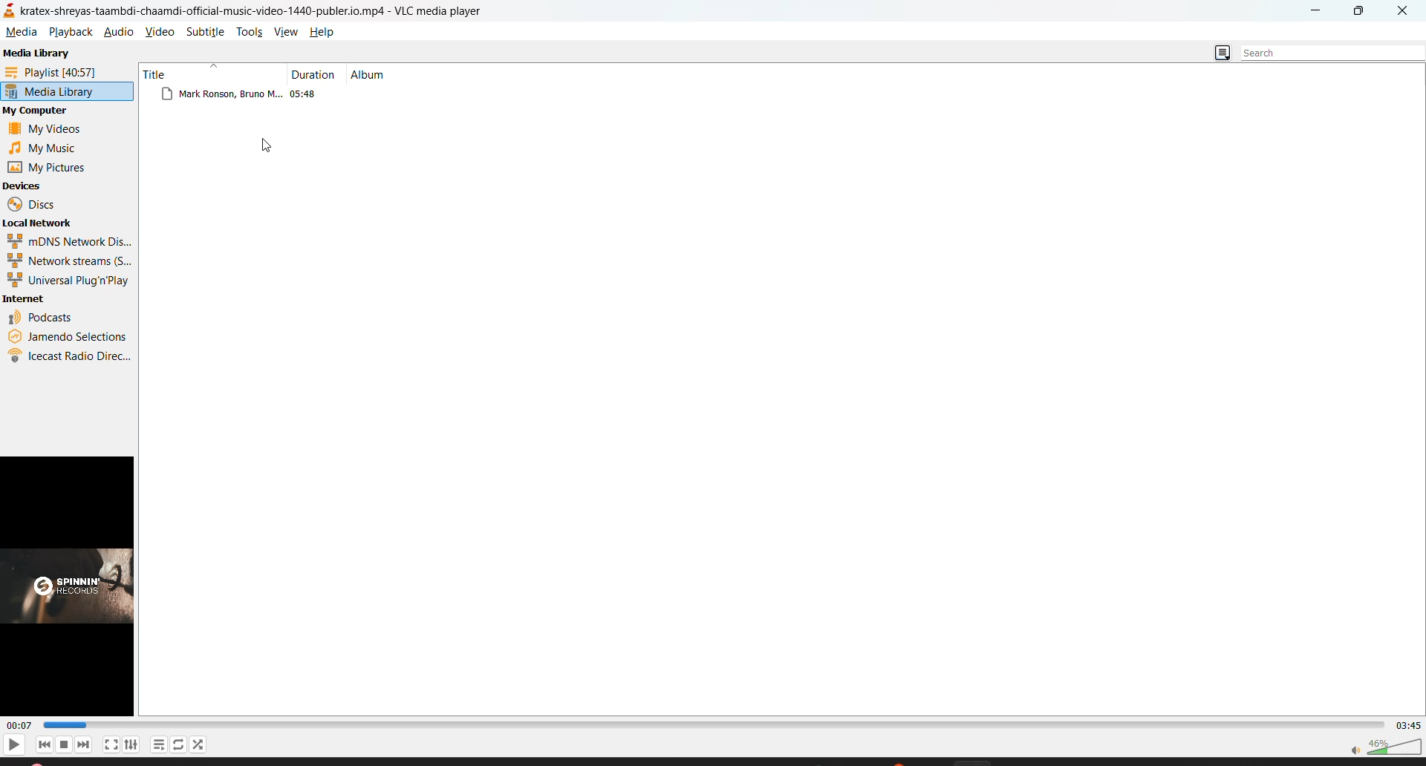 Image resolution: width=1426 pixels, height=766 pixels. What do you see at coordinates (195, 744) in the screenshot?
I see `random` at bounding box center [195, 744].